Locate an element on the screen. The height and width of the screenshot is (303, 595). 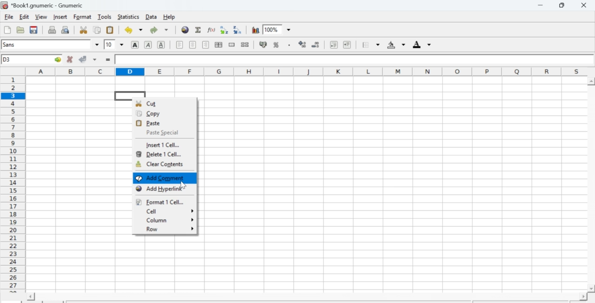
Paste Special is located at coordinates (161, 132).